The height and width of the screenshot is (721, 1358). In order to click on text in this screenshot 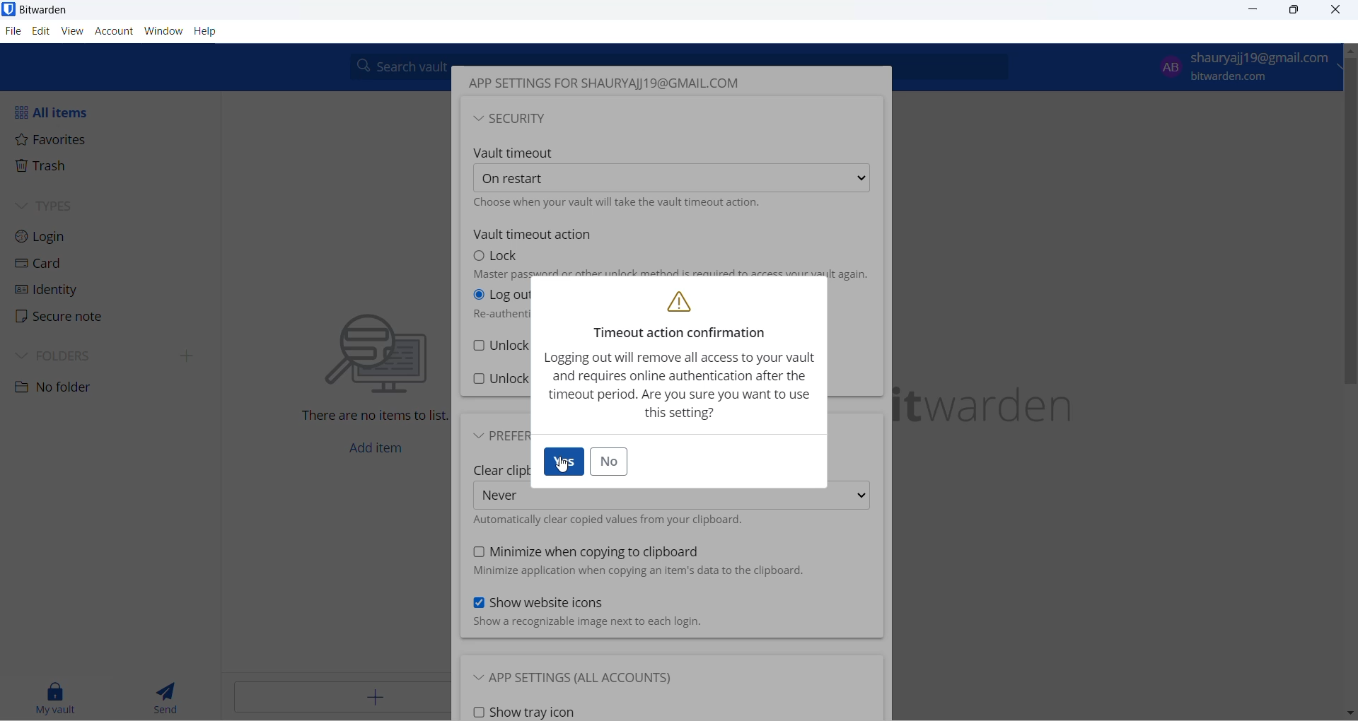, I will do `click(638, 572)`.